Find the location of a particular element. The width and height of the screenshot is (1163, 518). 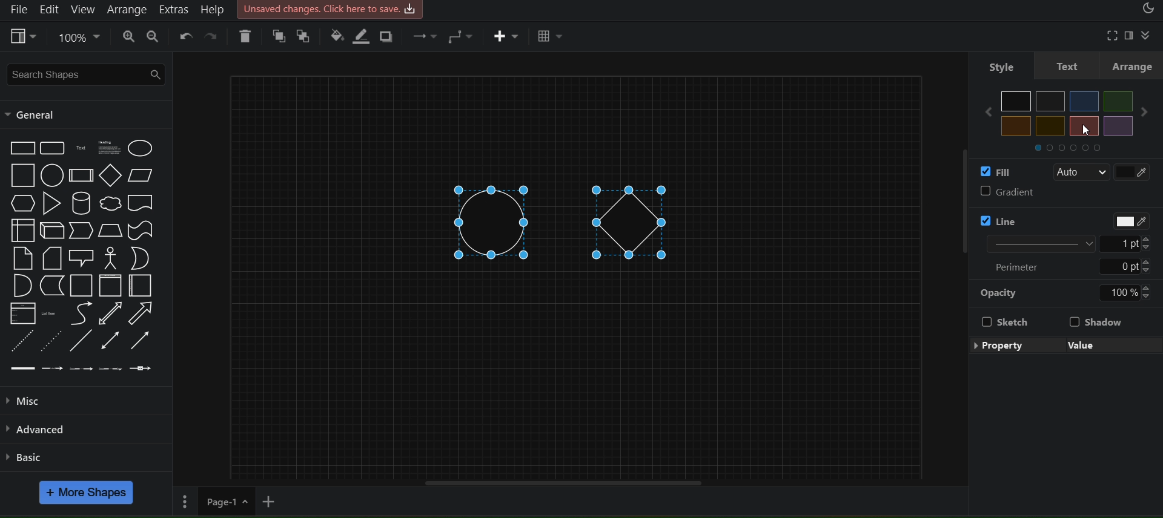

Unsaved Changes. click here to save is located at coordinates (331, 10).